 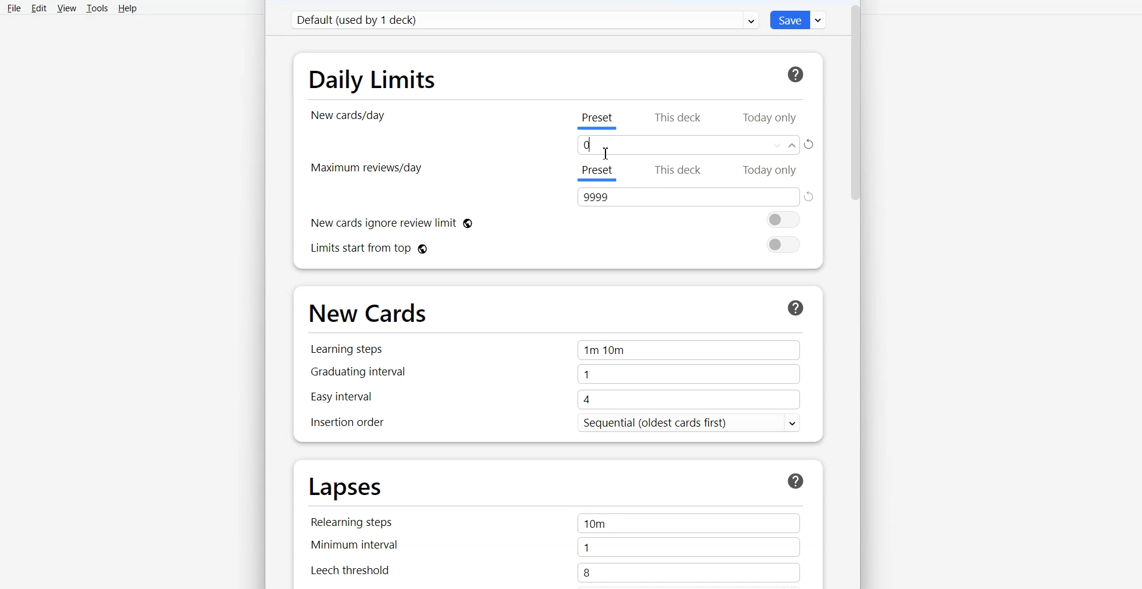 What do you see at coordinates (66, 8) in the screenshot?
I see `View` at bounding box center [66, 8].